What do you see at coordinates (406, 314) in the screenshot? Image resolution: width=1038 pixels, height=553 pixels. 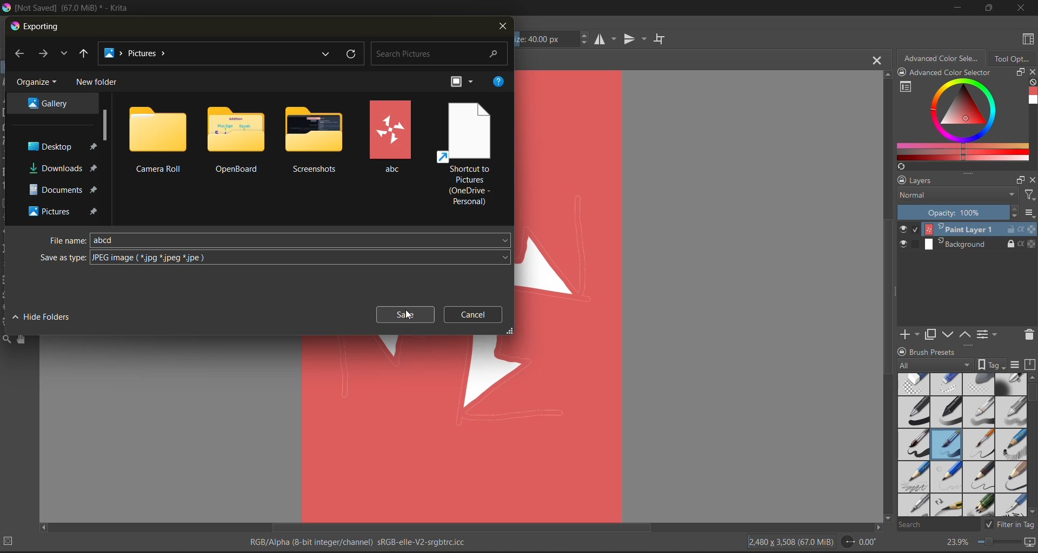 I see `cursor on save` at bounding box center [406, 314].